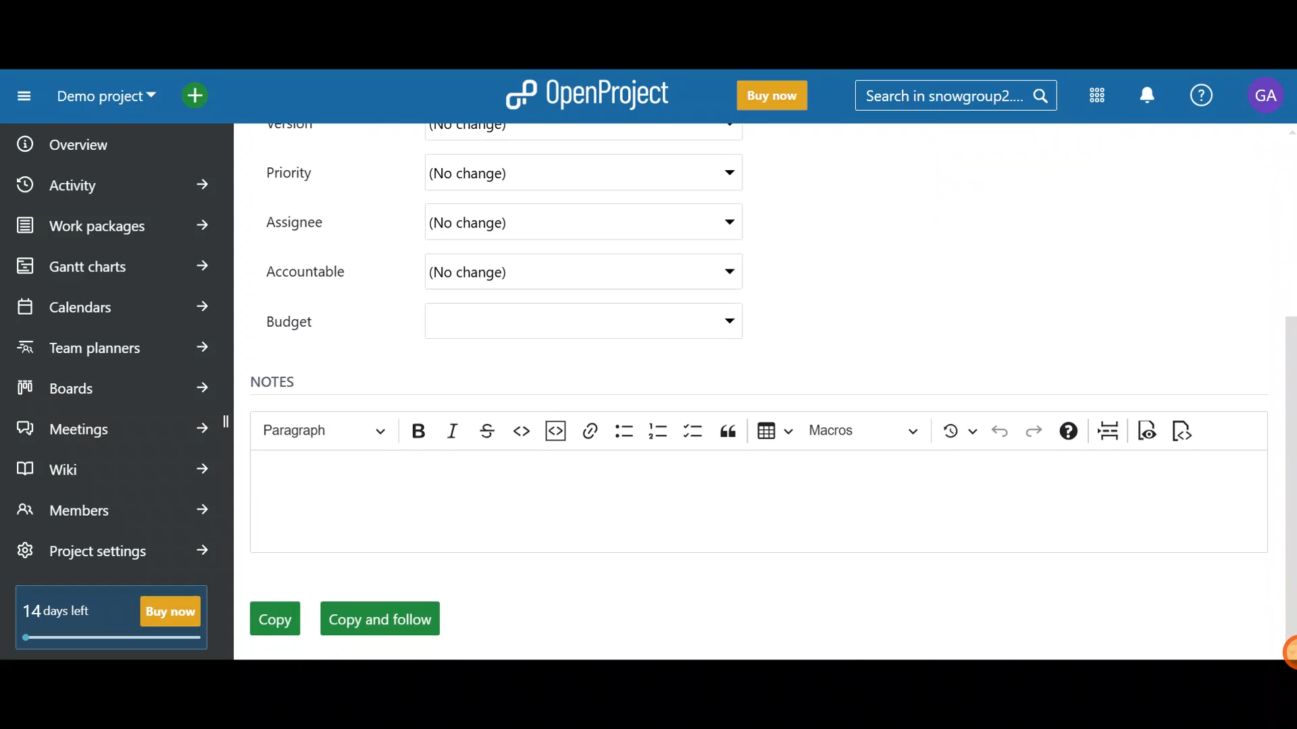 Image resolution: width=1297 pixels, height=729 pixels. Describe the element at coordinates (552, 169) in the screenshot. I see `(No change)` at that location.